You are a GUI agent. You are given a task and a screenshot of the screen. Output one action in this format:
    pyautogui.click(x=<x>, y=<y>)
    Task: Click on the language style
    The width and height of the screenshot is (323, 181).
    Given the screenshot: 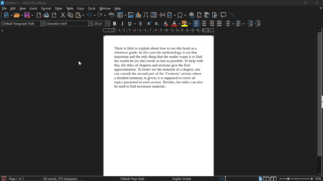 What is the action you would take?
    pyautogui.click(x=183, y=179)
    